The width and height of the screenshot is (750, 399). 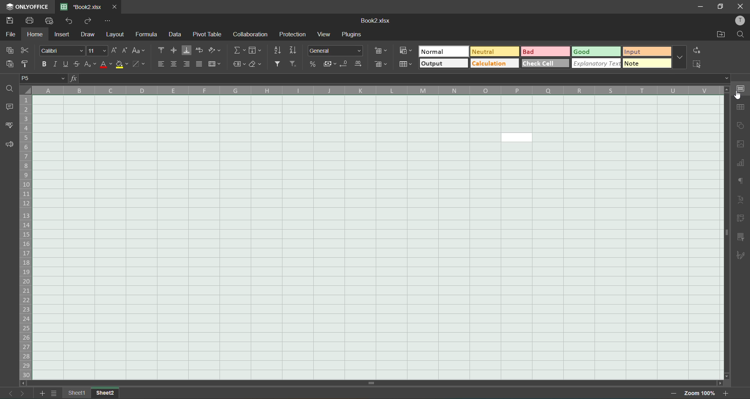 I want to click on images, so click(x=741, y=145).